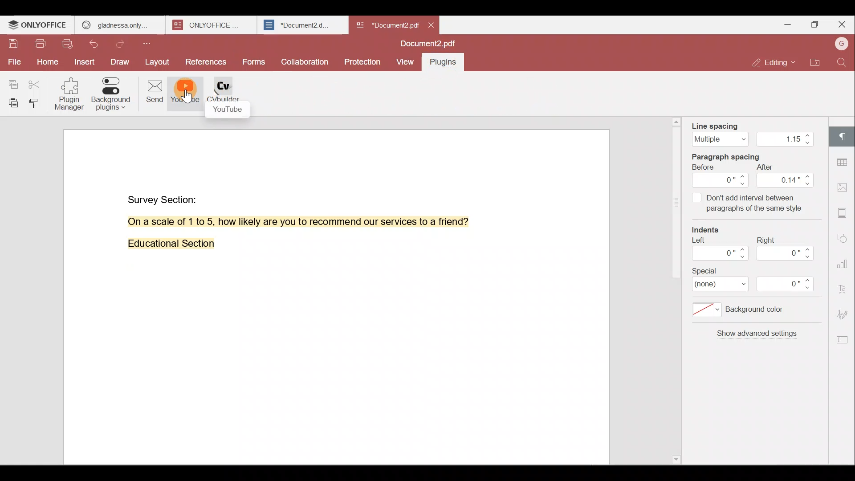 The width and height of the screenshot is (855, 481). I want to click on pointer cursor, so click(188, 100).